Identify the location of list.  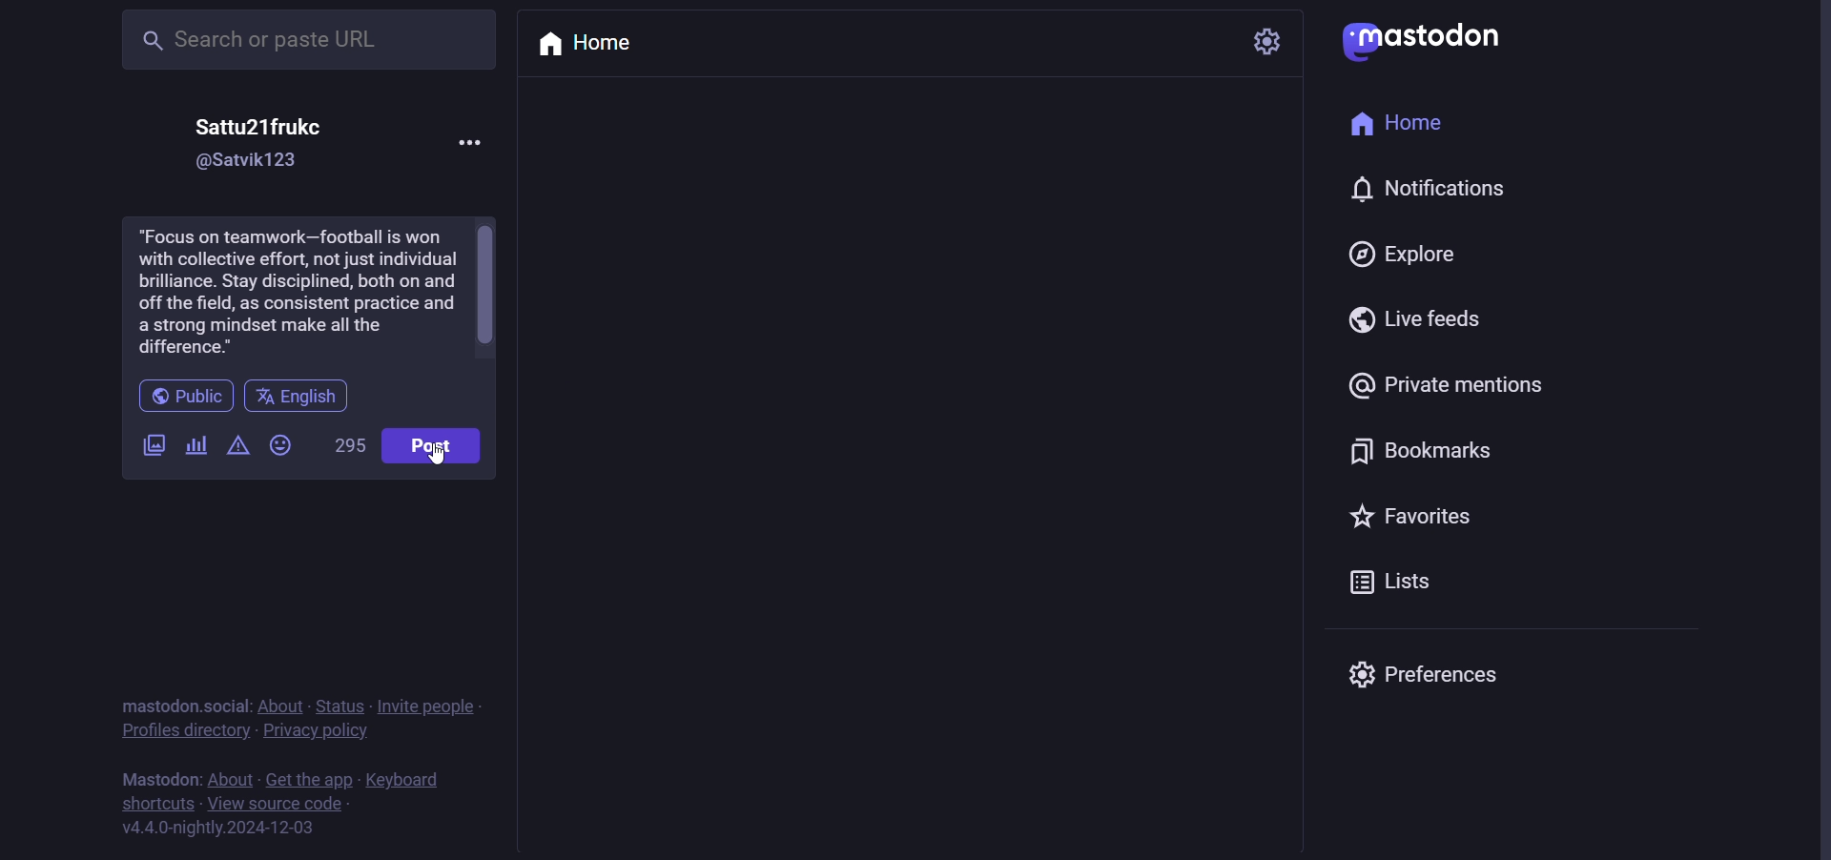
(1400, 582).